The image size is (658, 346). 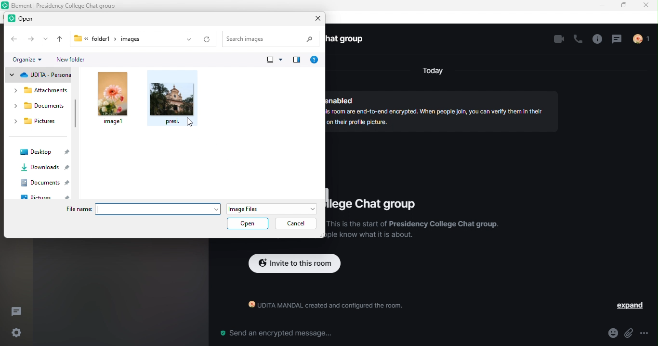 I want to click on refresh, so click(x=208, y=39).